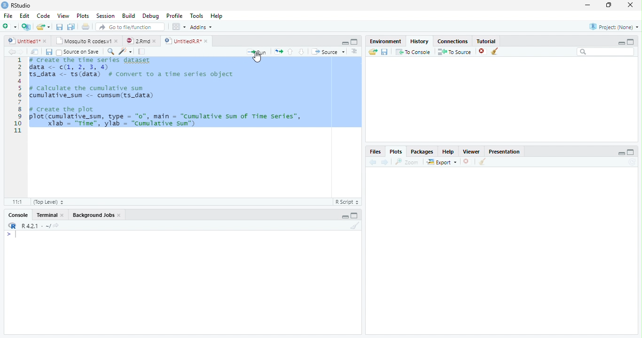 This screenshot has height=338, width=642. Describe the element at coordinates (88, 40) in the screenshot. I see `Mosquito R codes` at that location.